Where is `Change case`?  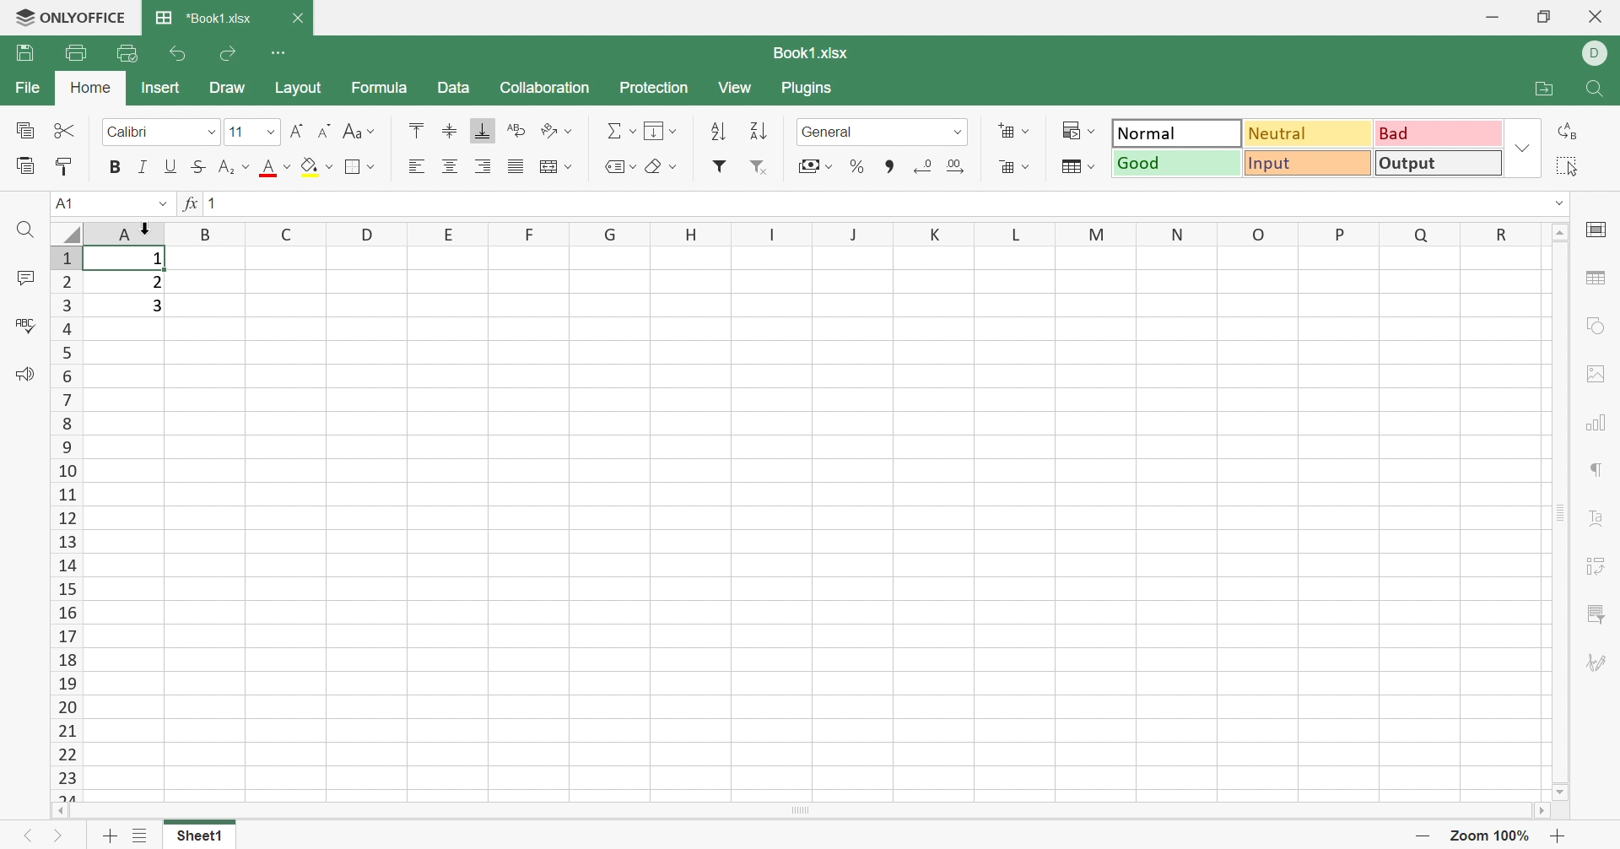 Change case is located at coordinates (359, 130).